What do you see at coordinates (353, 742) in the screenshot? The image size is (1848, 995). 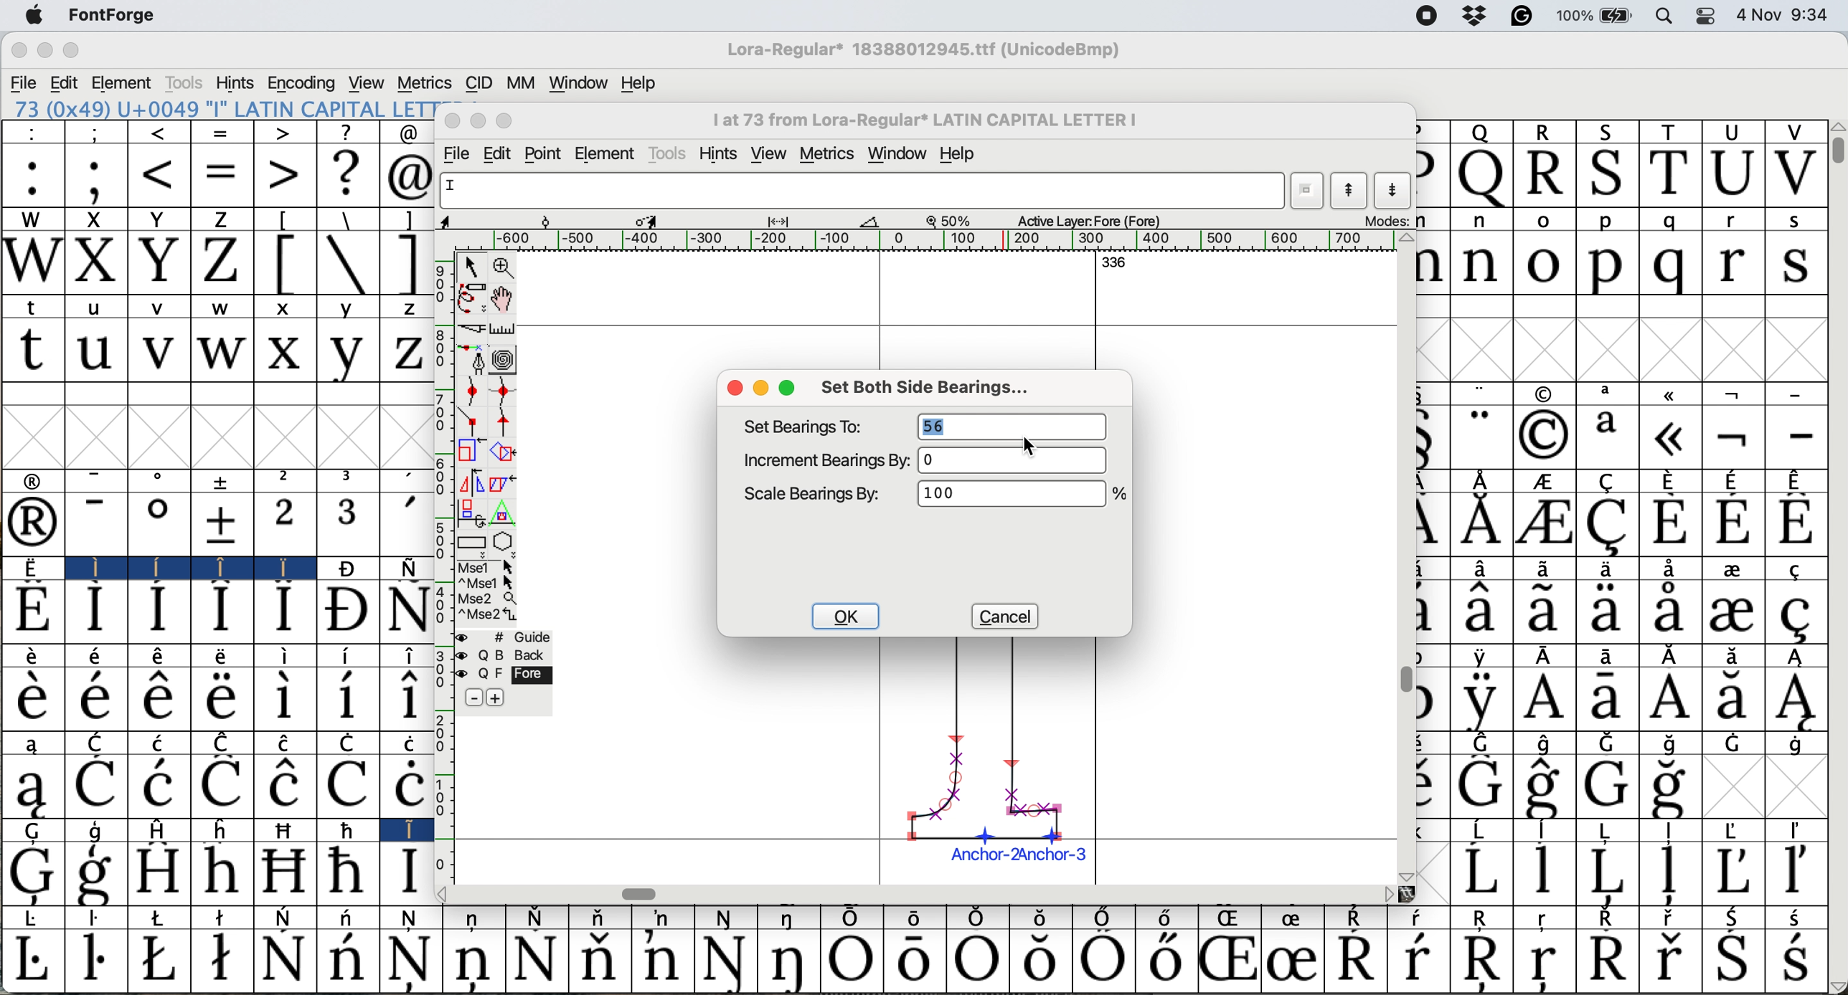 I see `Symbol` at bounding box center [353, 742].